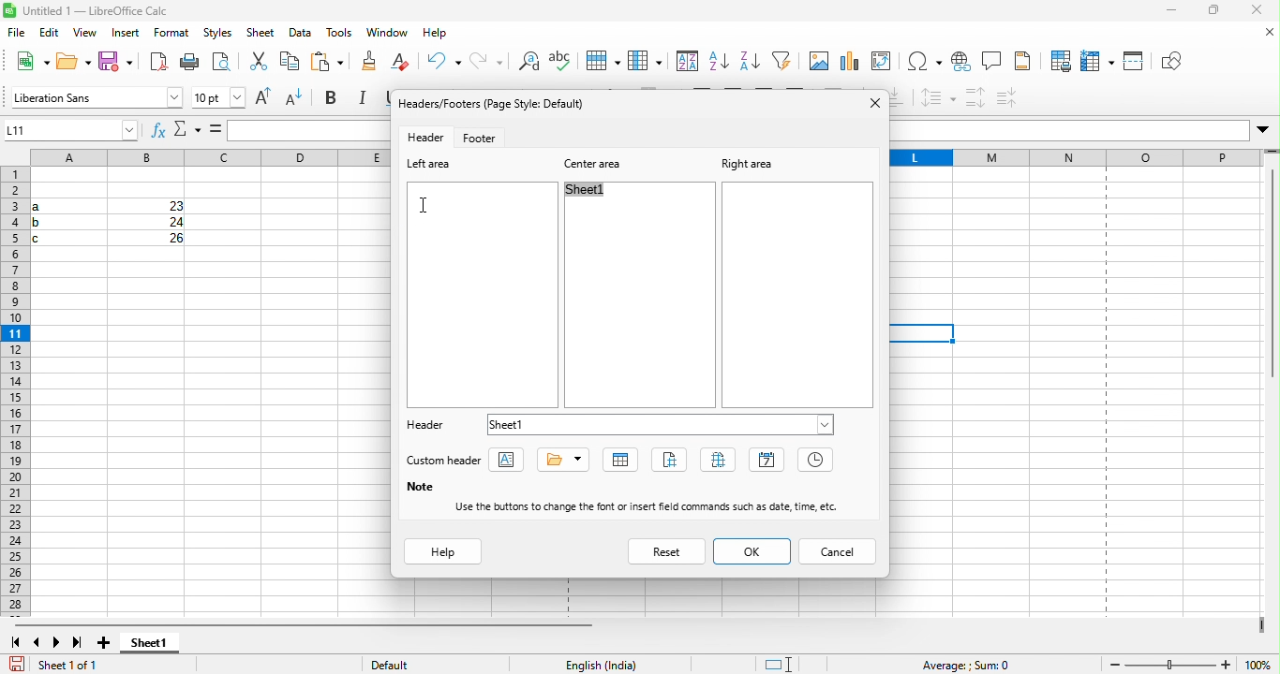 The image size is (1280, 674). I want to click on next sheet, so click(57, 639).